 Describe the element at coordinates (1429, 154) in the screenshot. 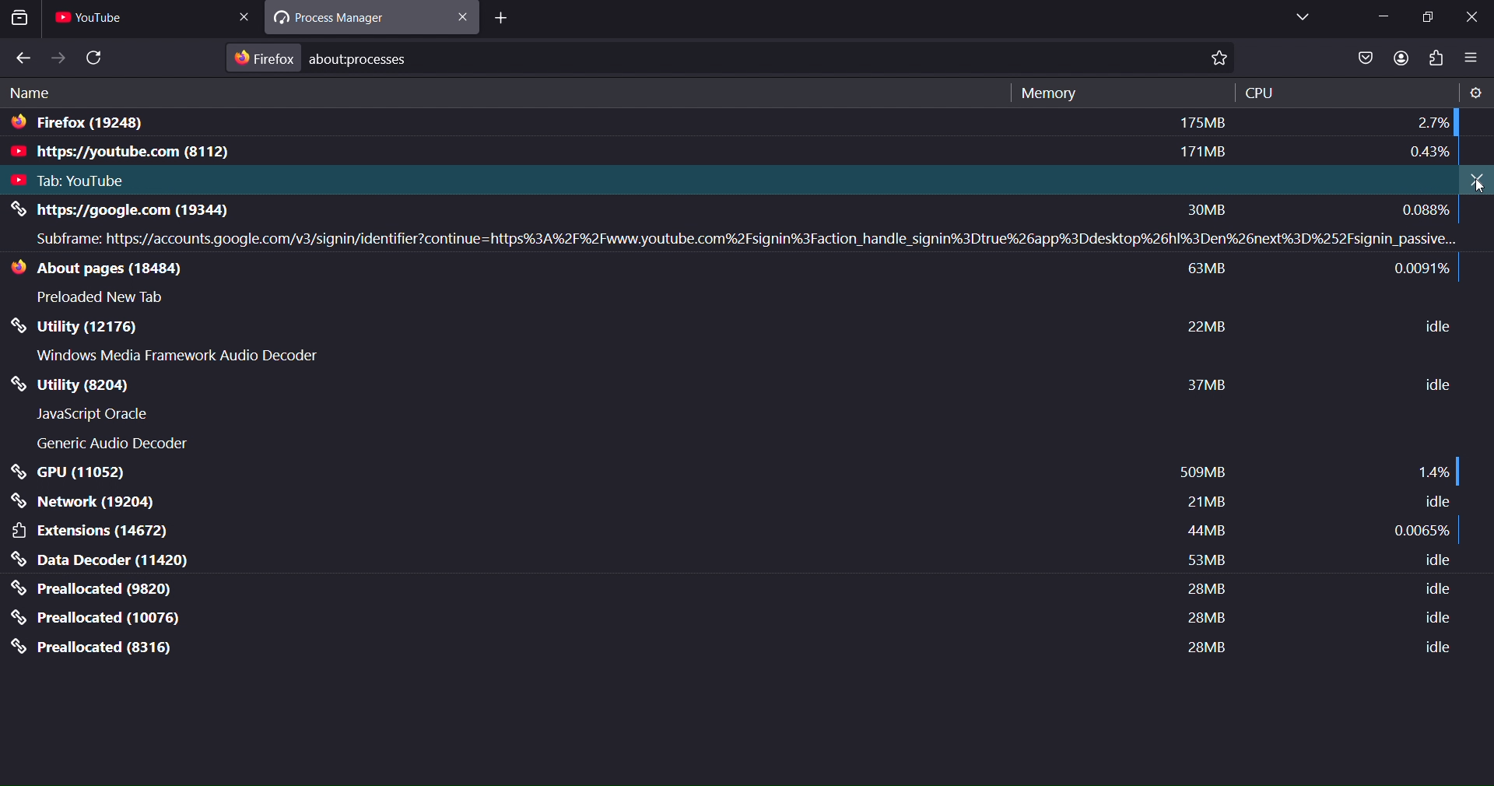

I see `0.43%` at that location.